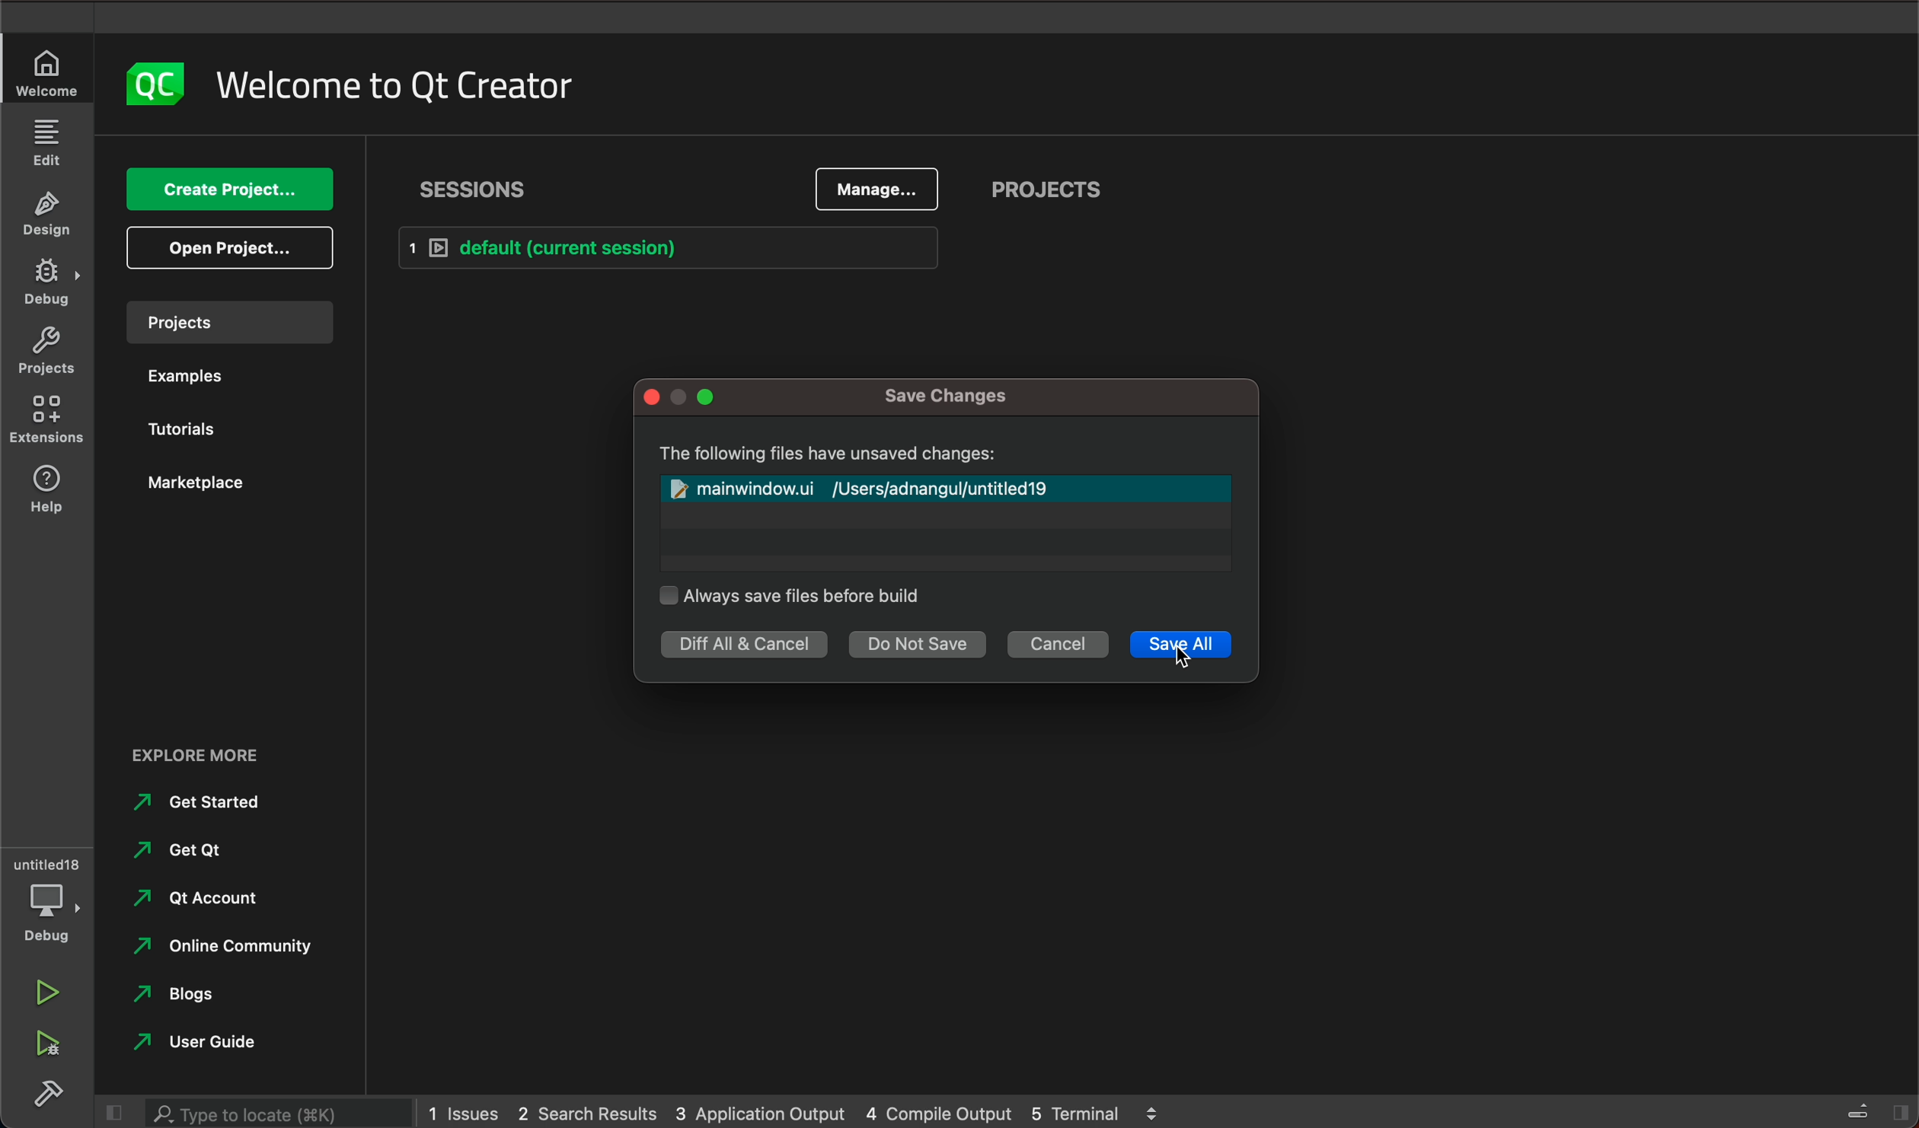  Describe the element at coordinates (46, 73) in the screenshot. I see `welcome` at that location.